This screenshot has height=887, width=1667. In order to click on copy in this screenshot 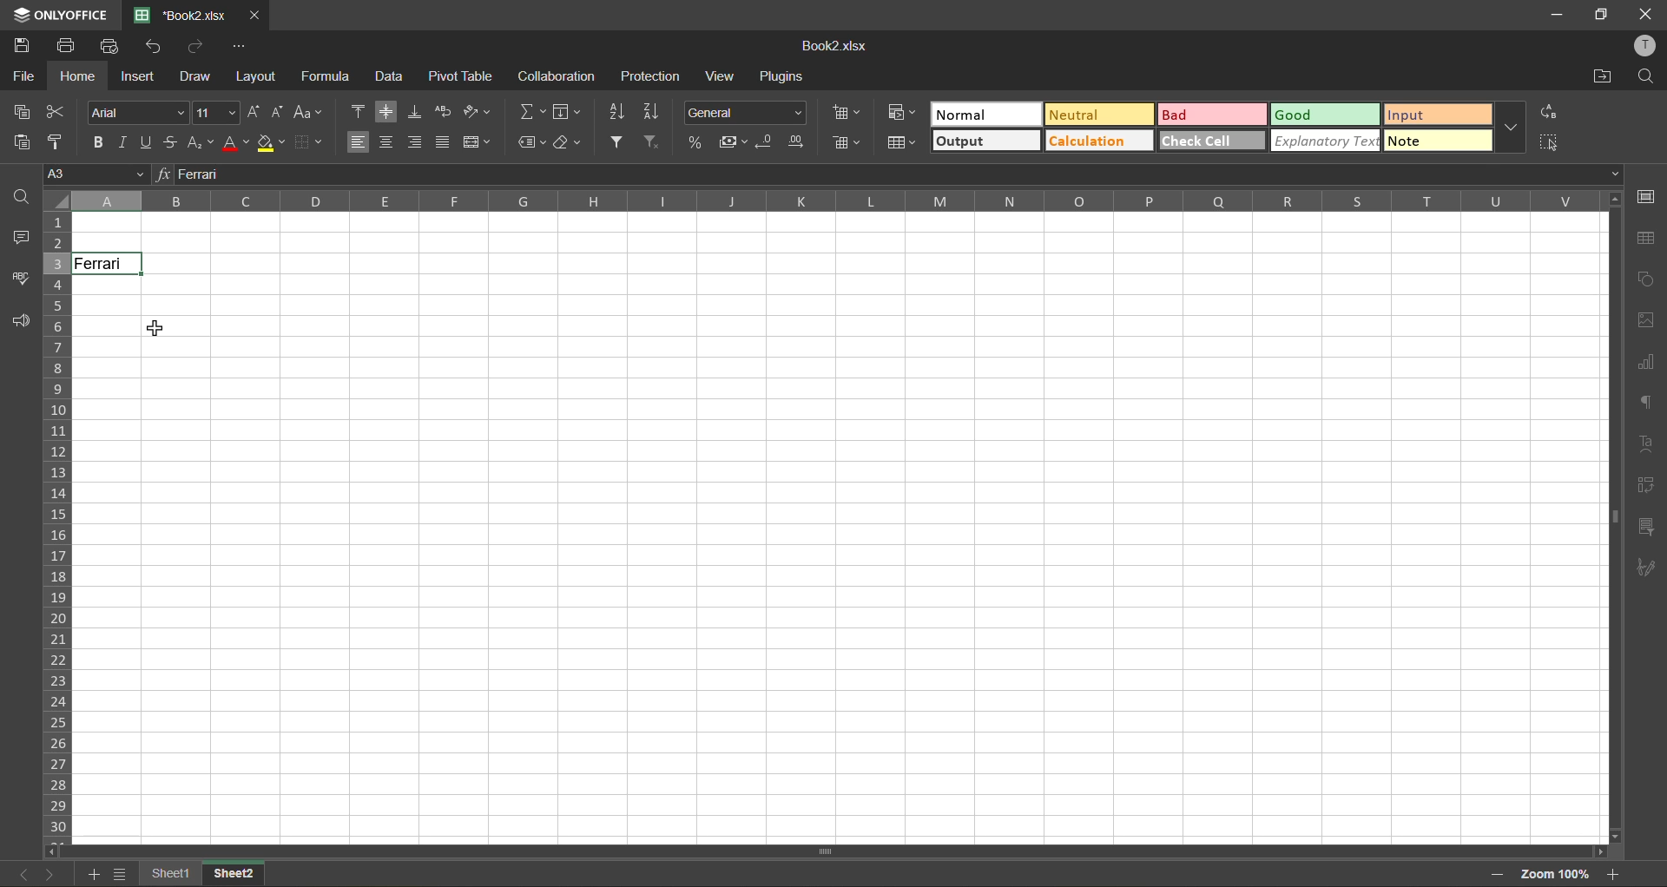, I will do `click(22, 113)`.